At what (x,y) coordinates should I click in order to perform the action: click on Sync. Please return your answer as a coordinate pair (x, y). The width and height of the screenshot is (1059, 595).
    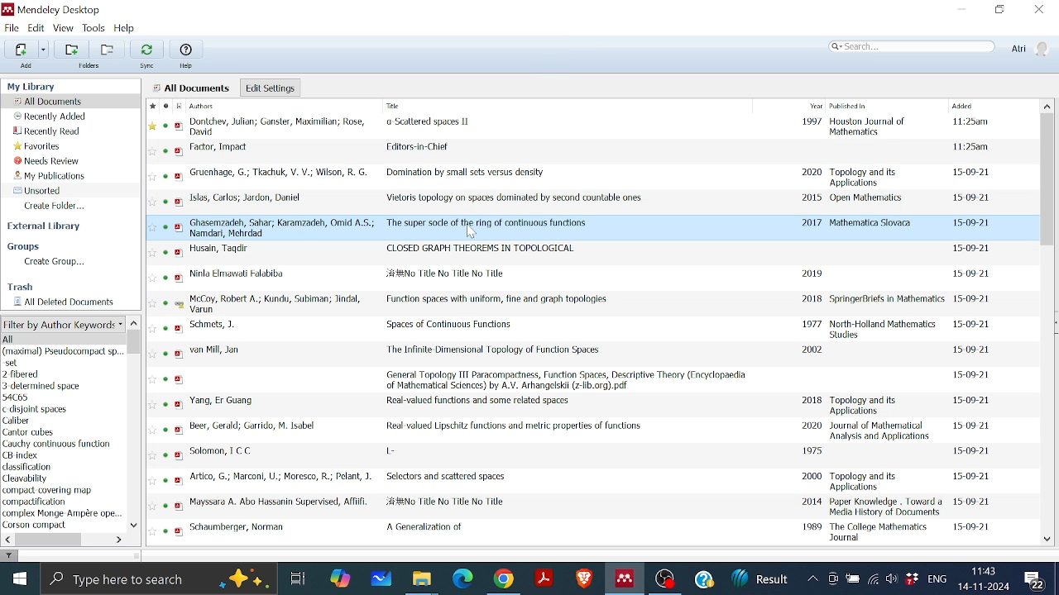
    Looking at the image, I should click on (148, 55).